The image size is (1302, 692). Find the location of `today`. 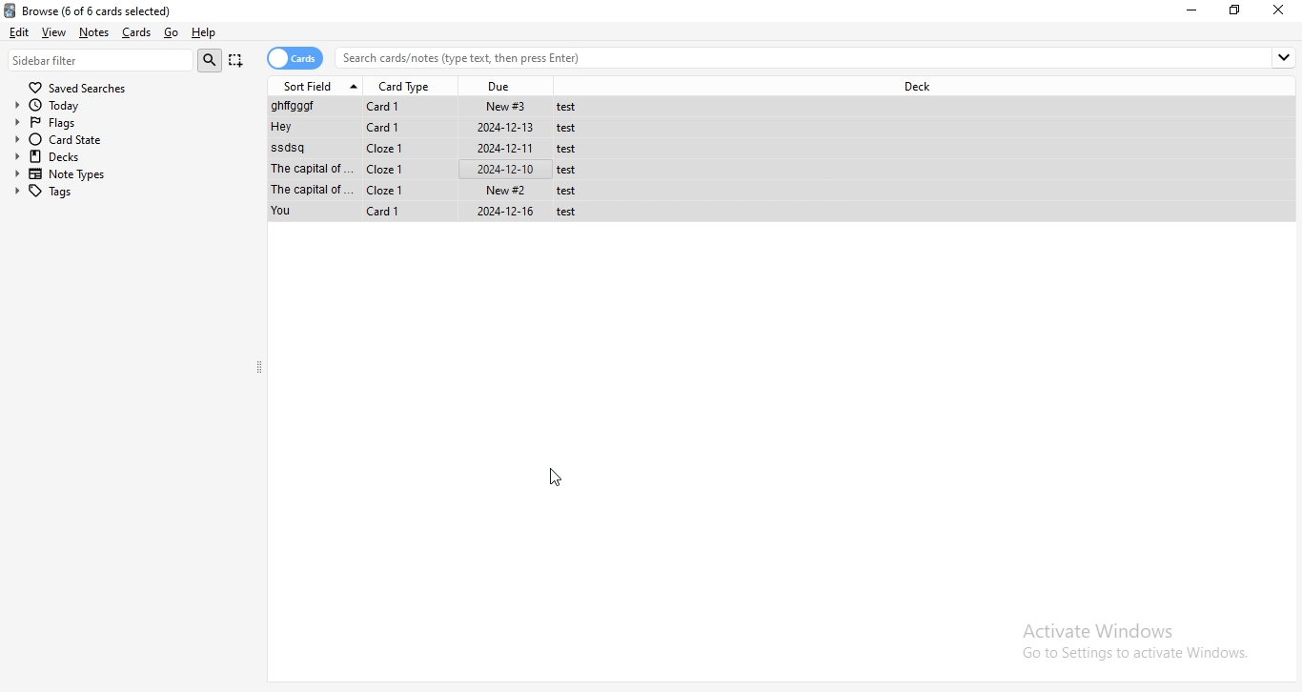

today is located at coordinates (125, 106).